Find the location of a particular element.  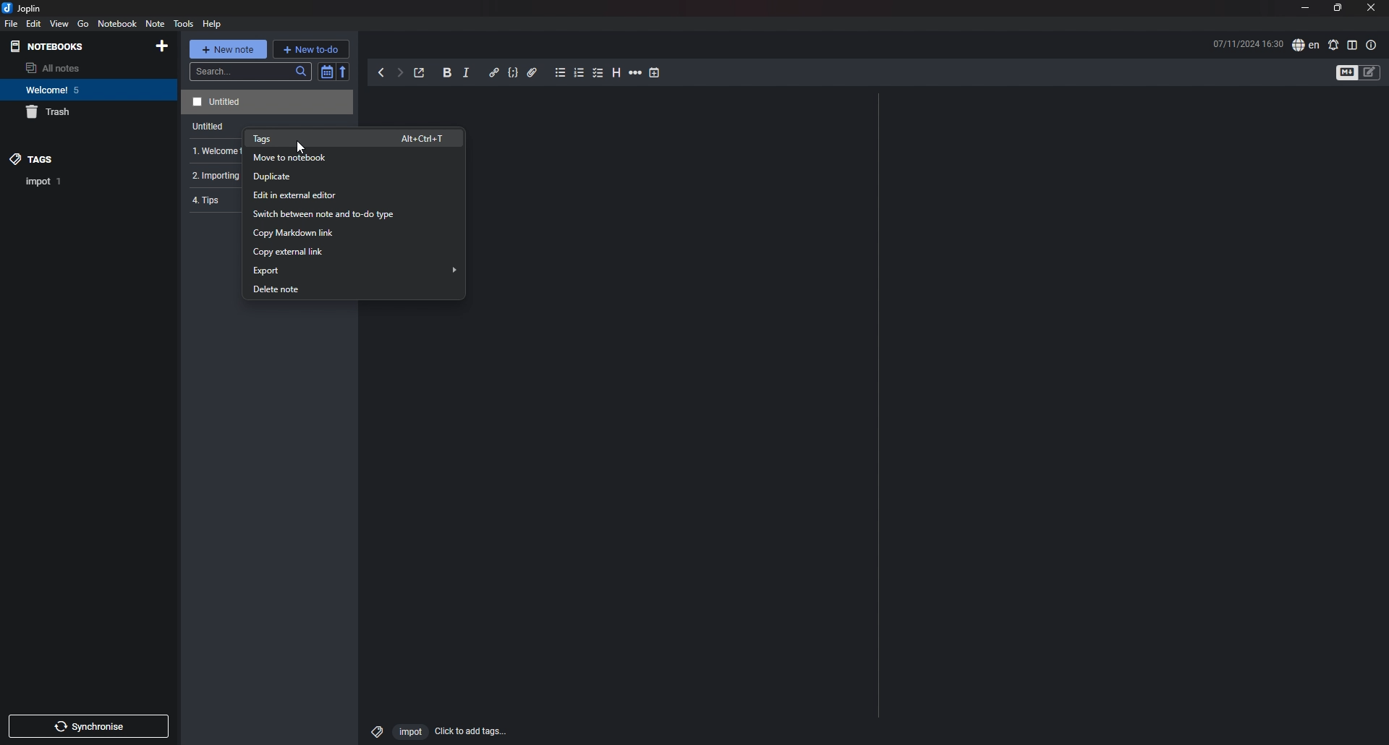

view is located at coordinates (60, 24).